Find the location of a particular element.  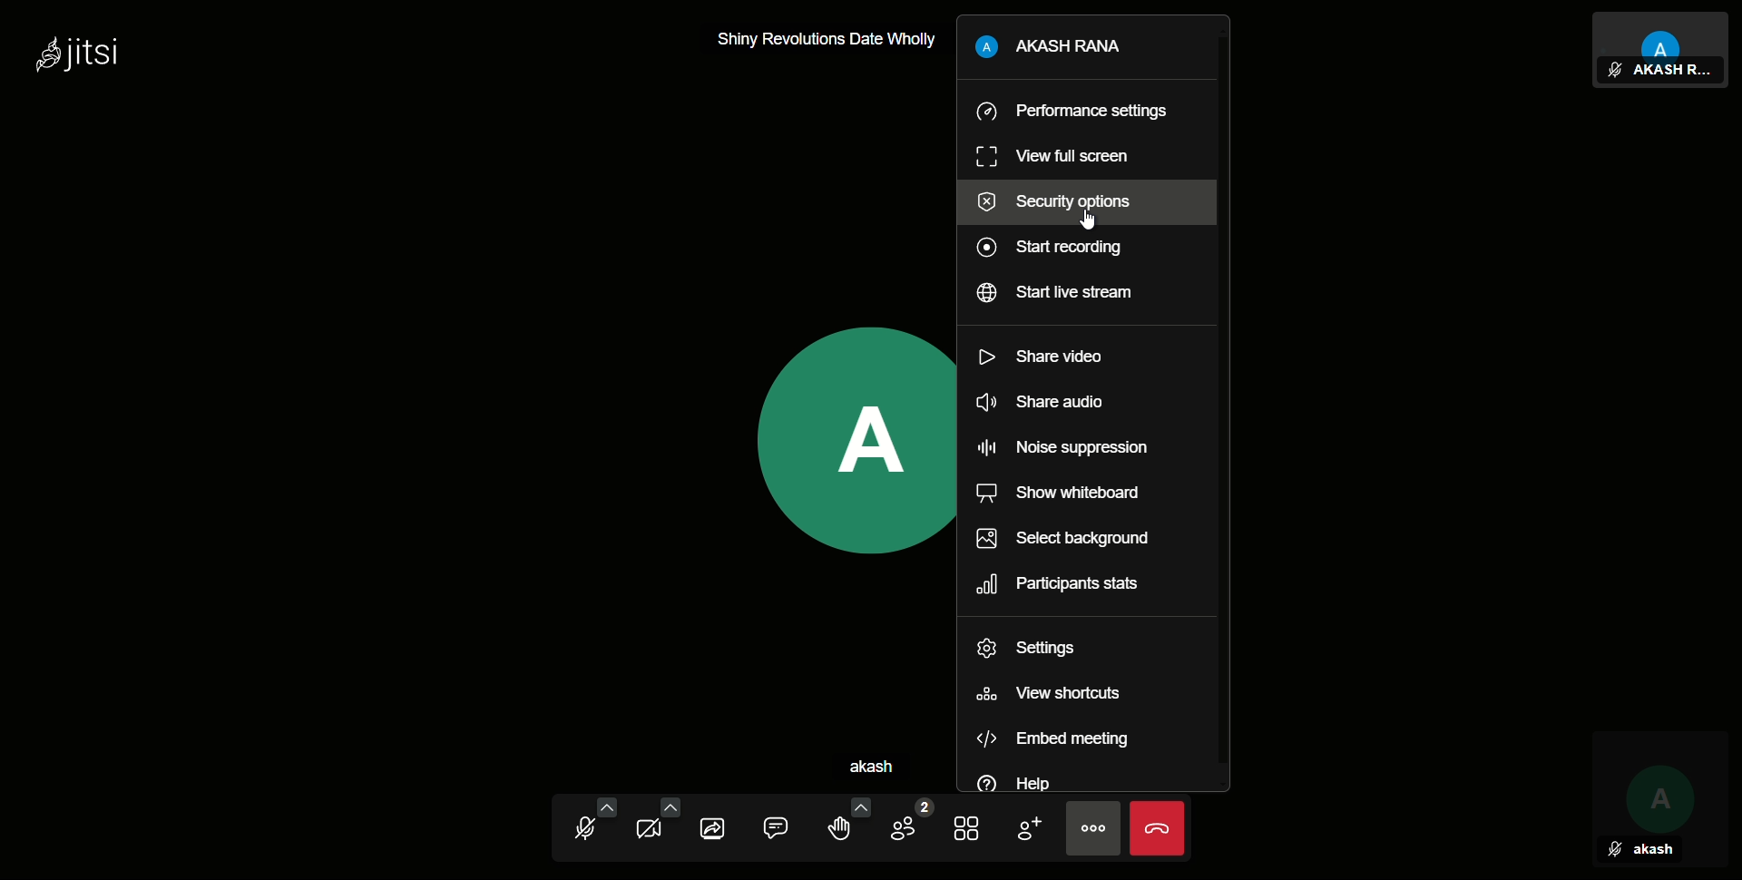

mute is located at coordinates (1614, 71).